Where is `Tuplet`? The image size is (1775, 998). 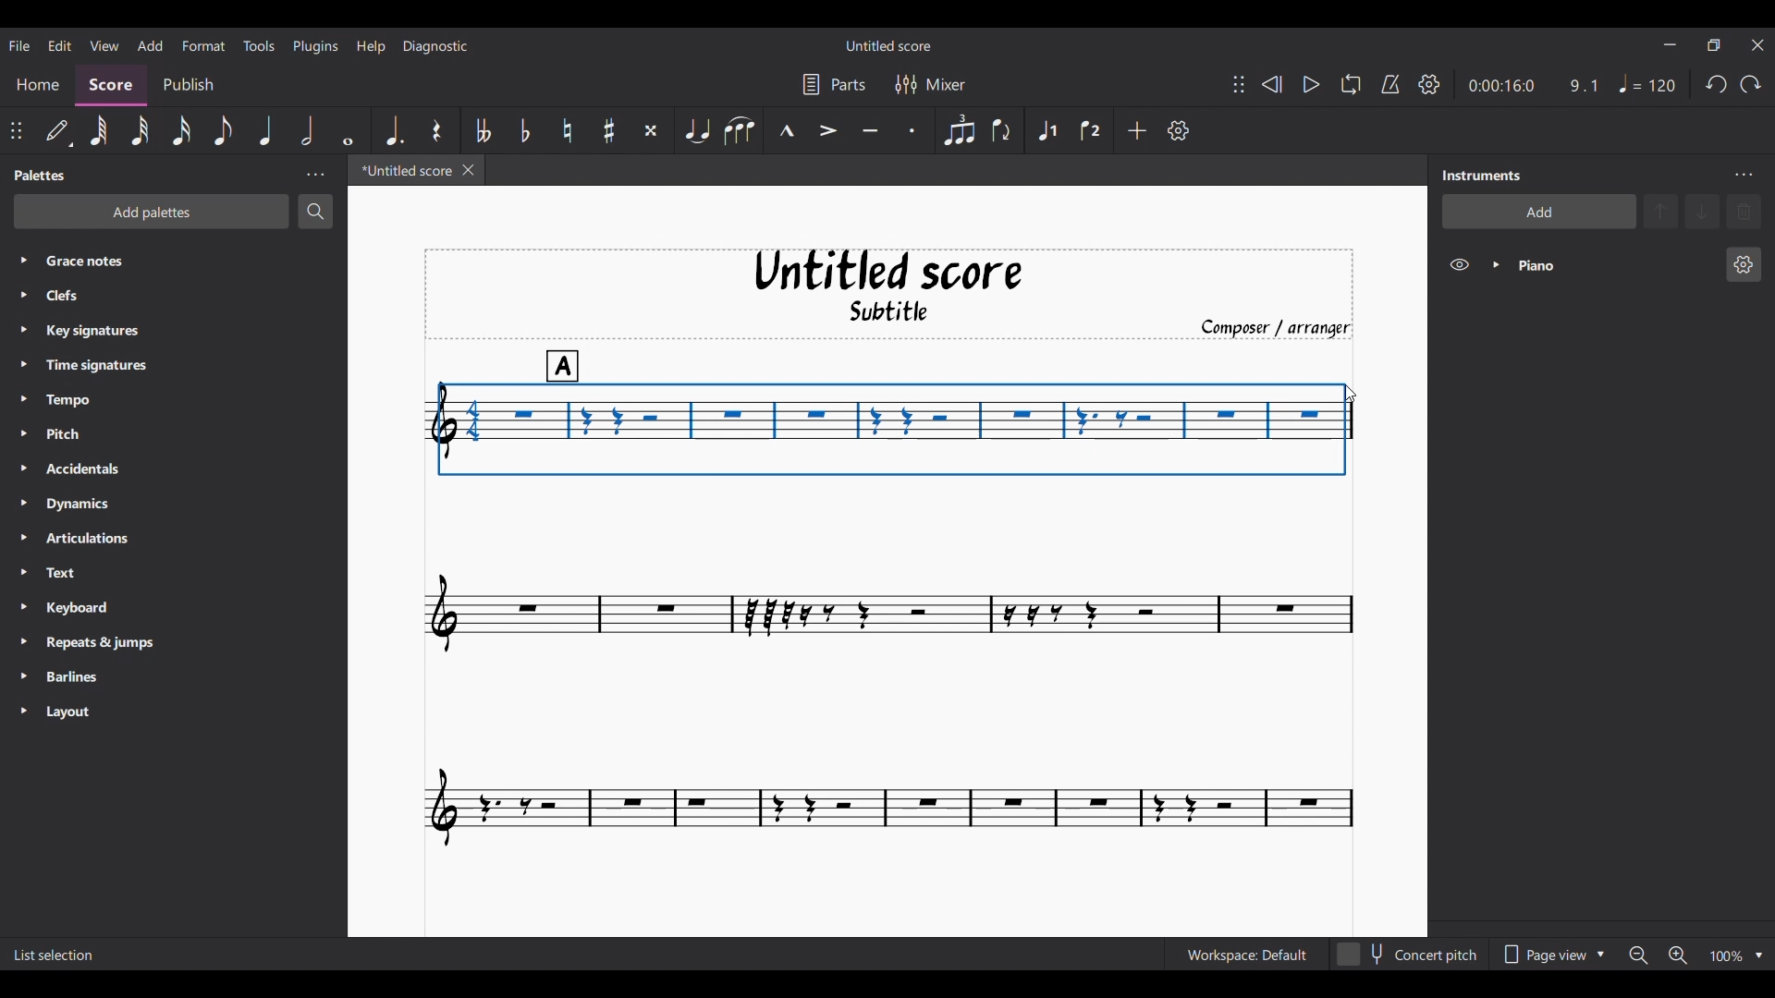 Tuplet is located at coordinates (960, 131).